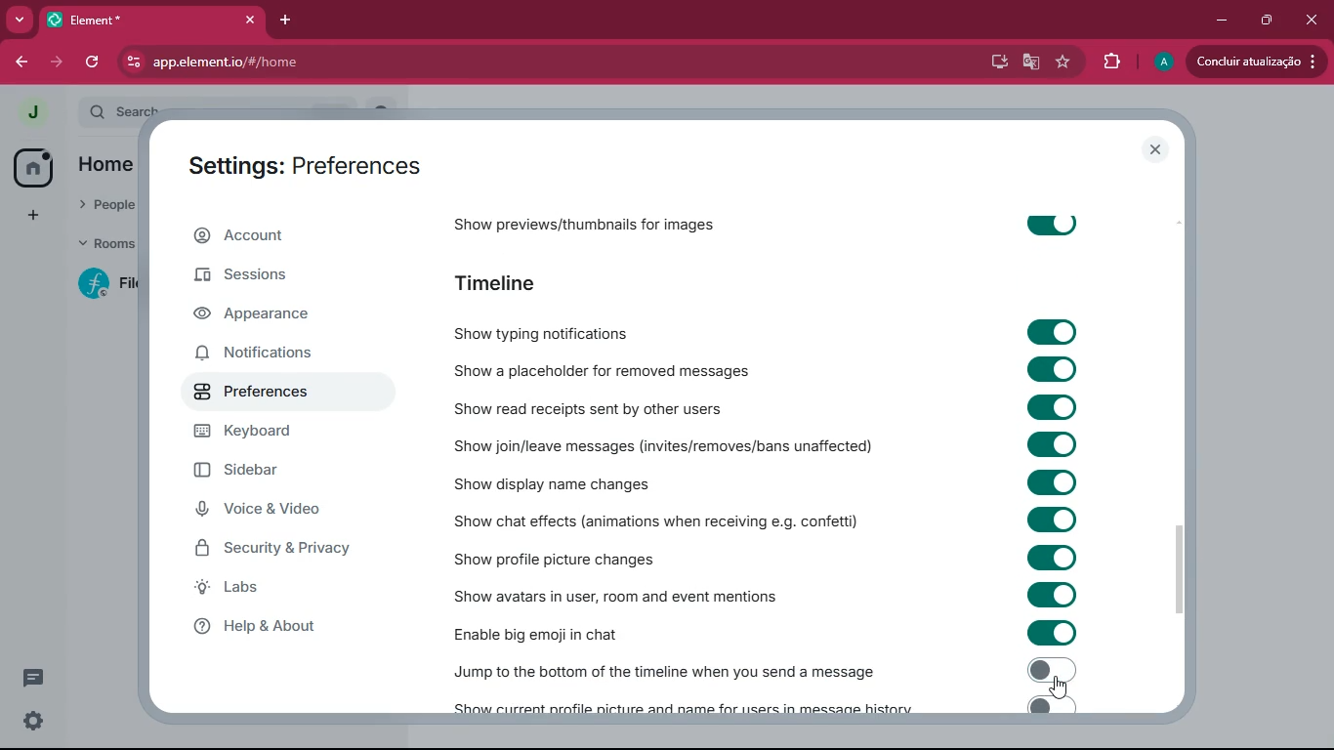 The width and height of the screenshot is (1334, 750). Describe the element at coordinates (623, 594) in the screenshot. I see `show avatars in user, room and event mentions` at that location.